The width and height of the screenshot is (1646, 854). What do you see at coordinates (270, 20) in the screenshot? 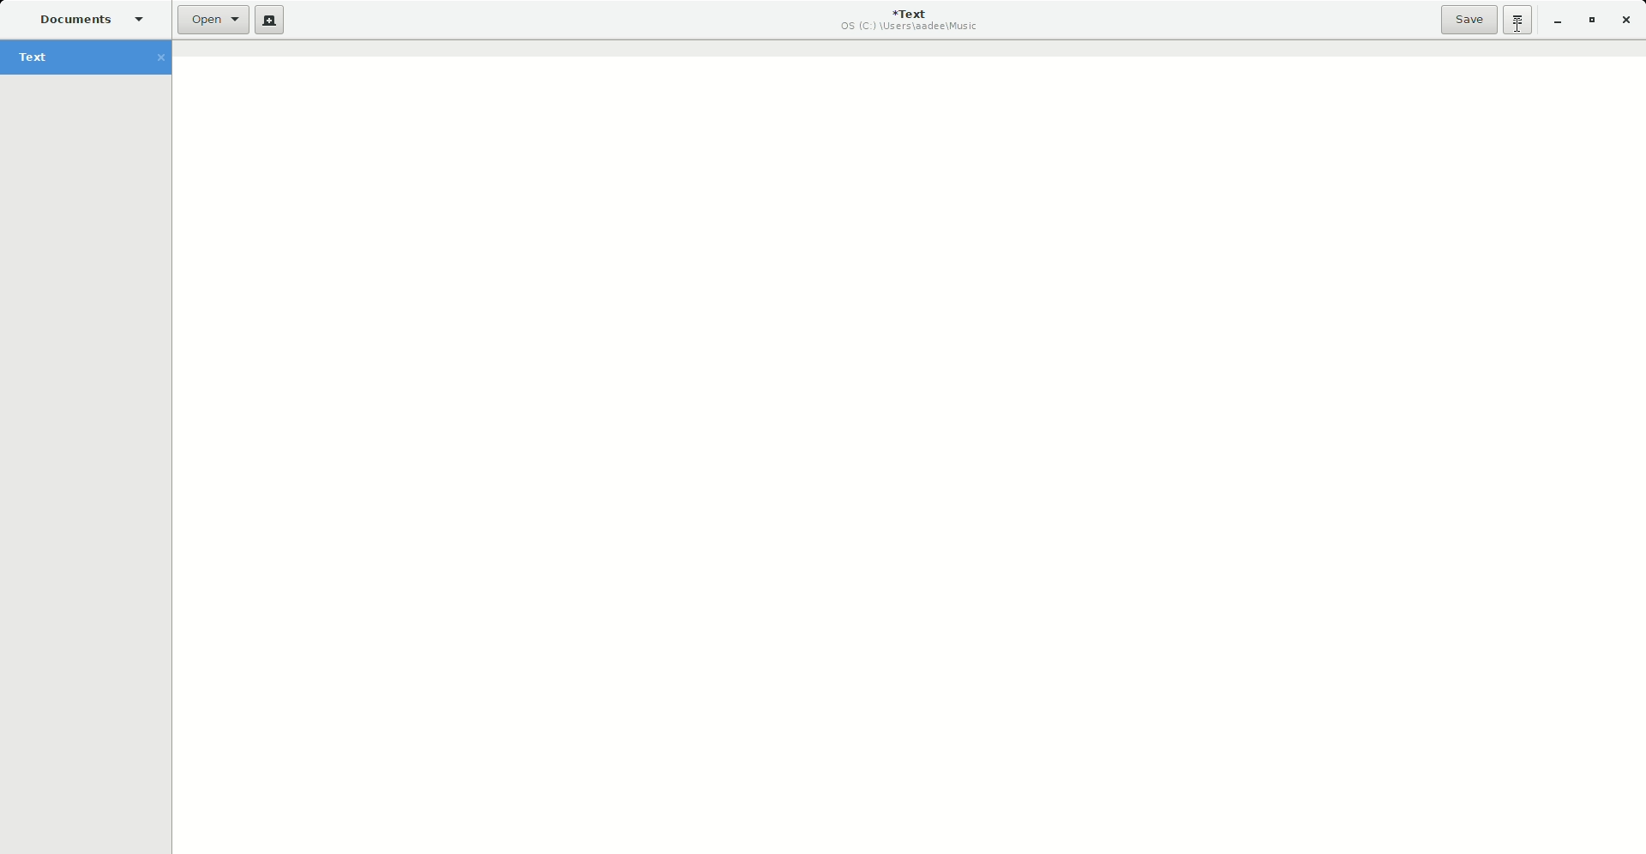
I see `New` at bounding box center [270, 20].